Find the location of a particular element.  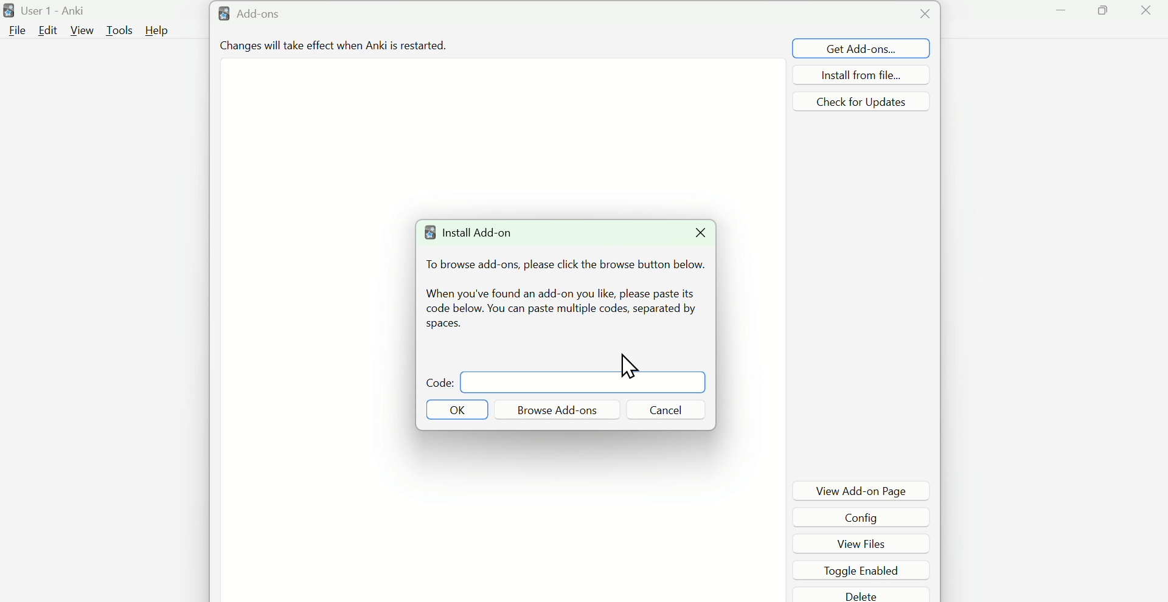

install add on is located at coordinates (476, 235).